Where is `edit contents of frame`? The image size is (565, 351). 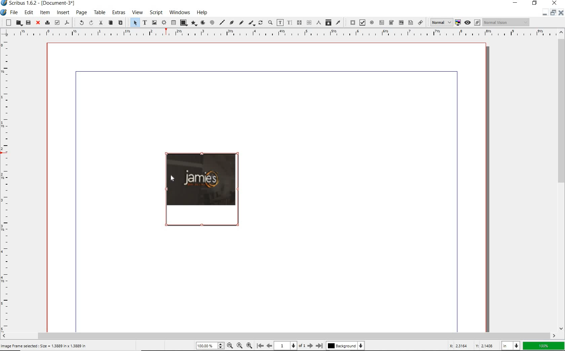 edit contents of frame is located at coordinates (280, 22).